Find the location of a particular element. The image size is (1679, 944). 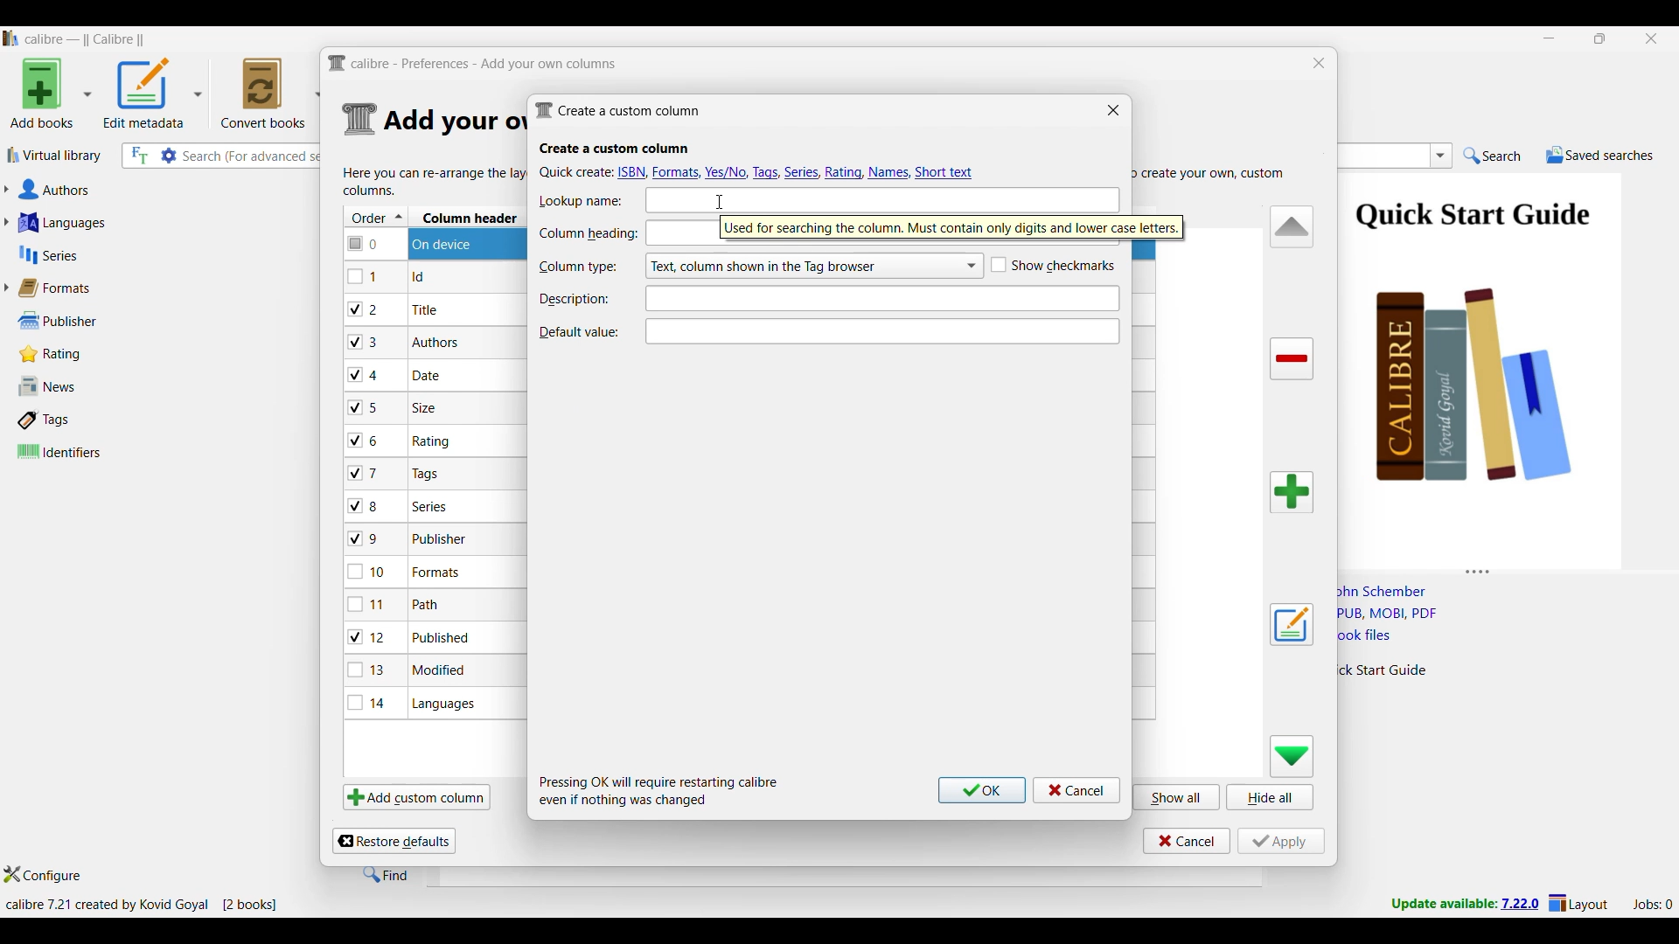

Languages is located at coordinates (133, 222).